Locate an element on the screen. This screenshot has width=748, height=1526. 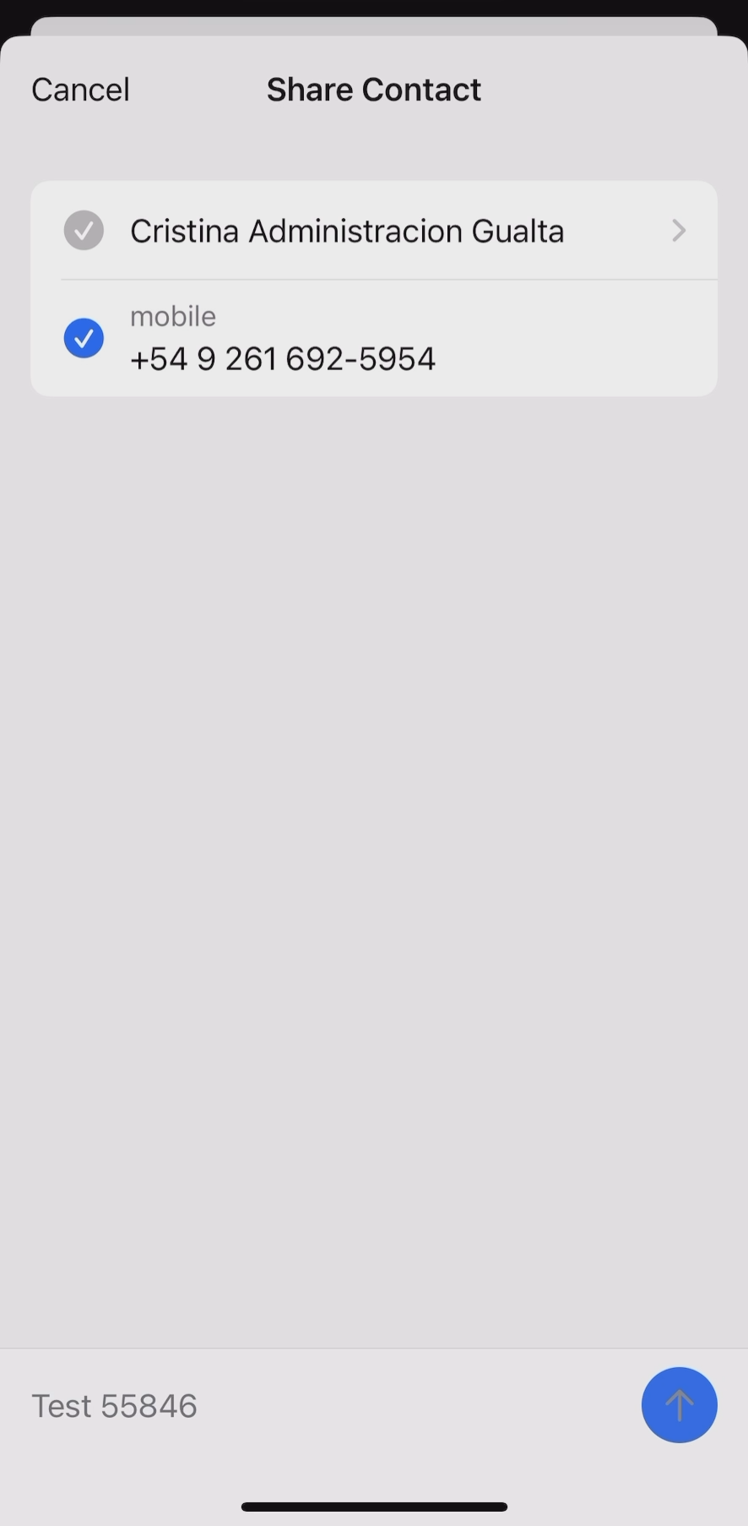
send button is located at coordinates (679, 1410).